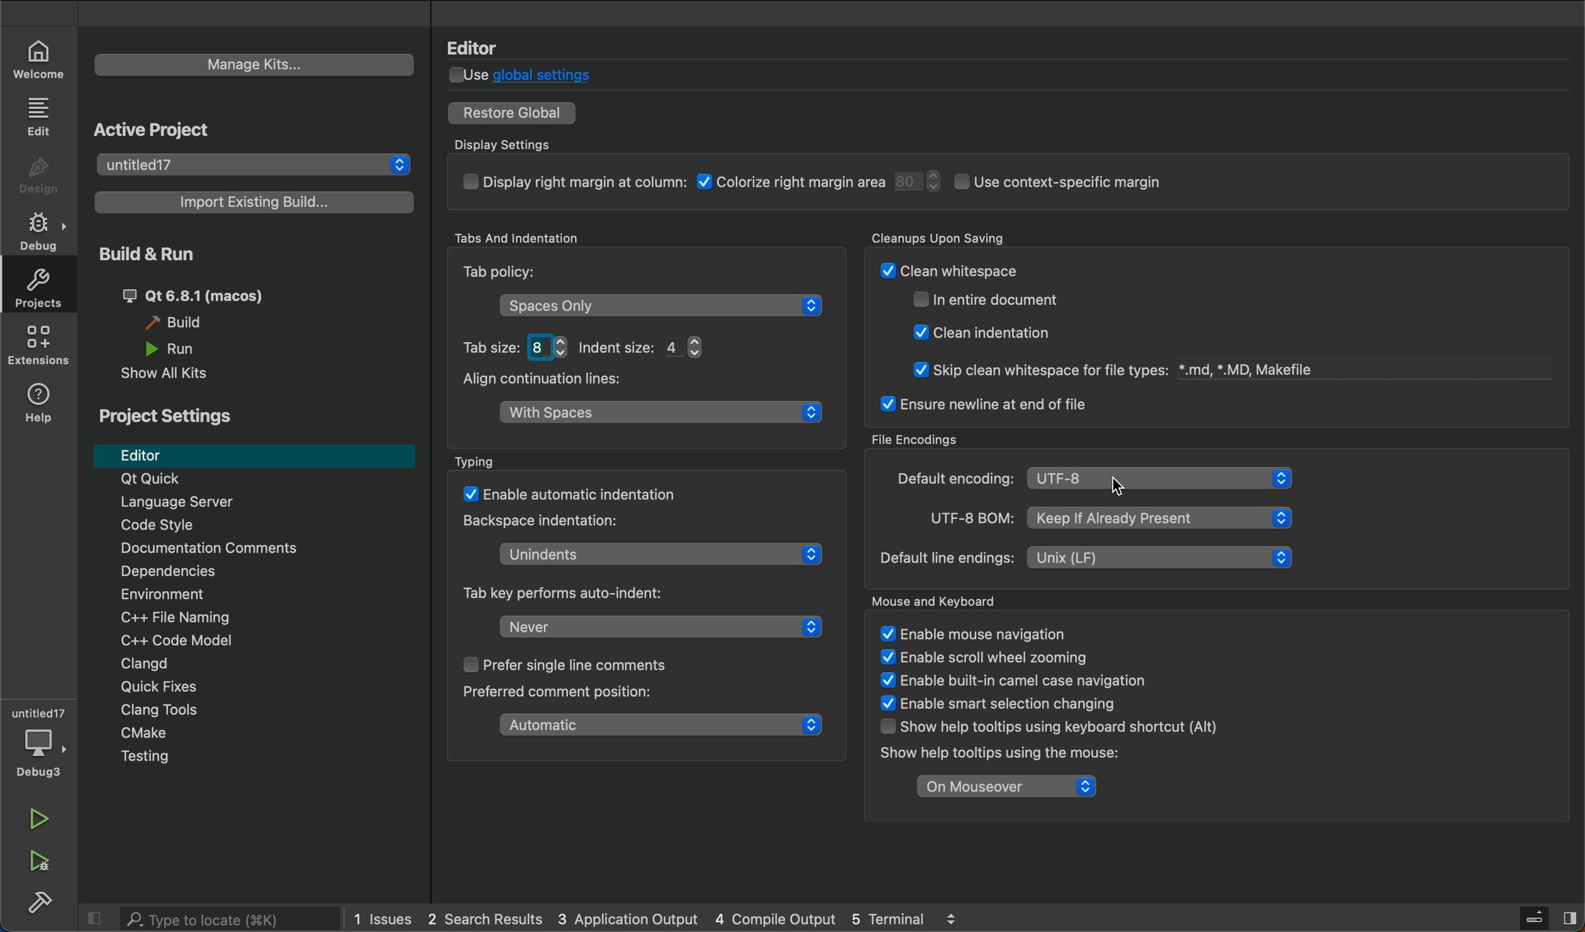  What do you see at coordinates (236, 687) in the screenshot?
I see `Quick Fixes` at bounding box center [236, 687].